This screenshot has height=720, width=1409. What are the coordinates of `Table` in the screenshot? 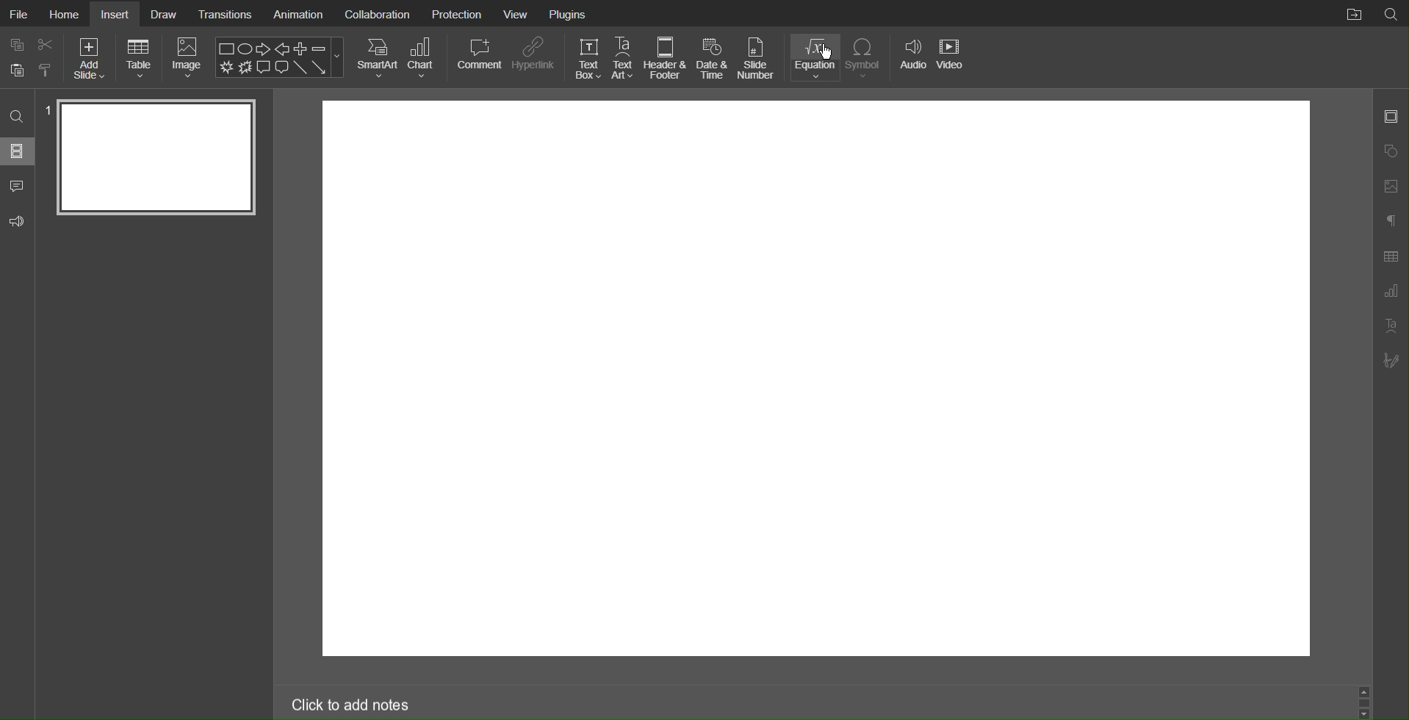 It's located at (1391, 256).